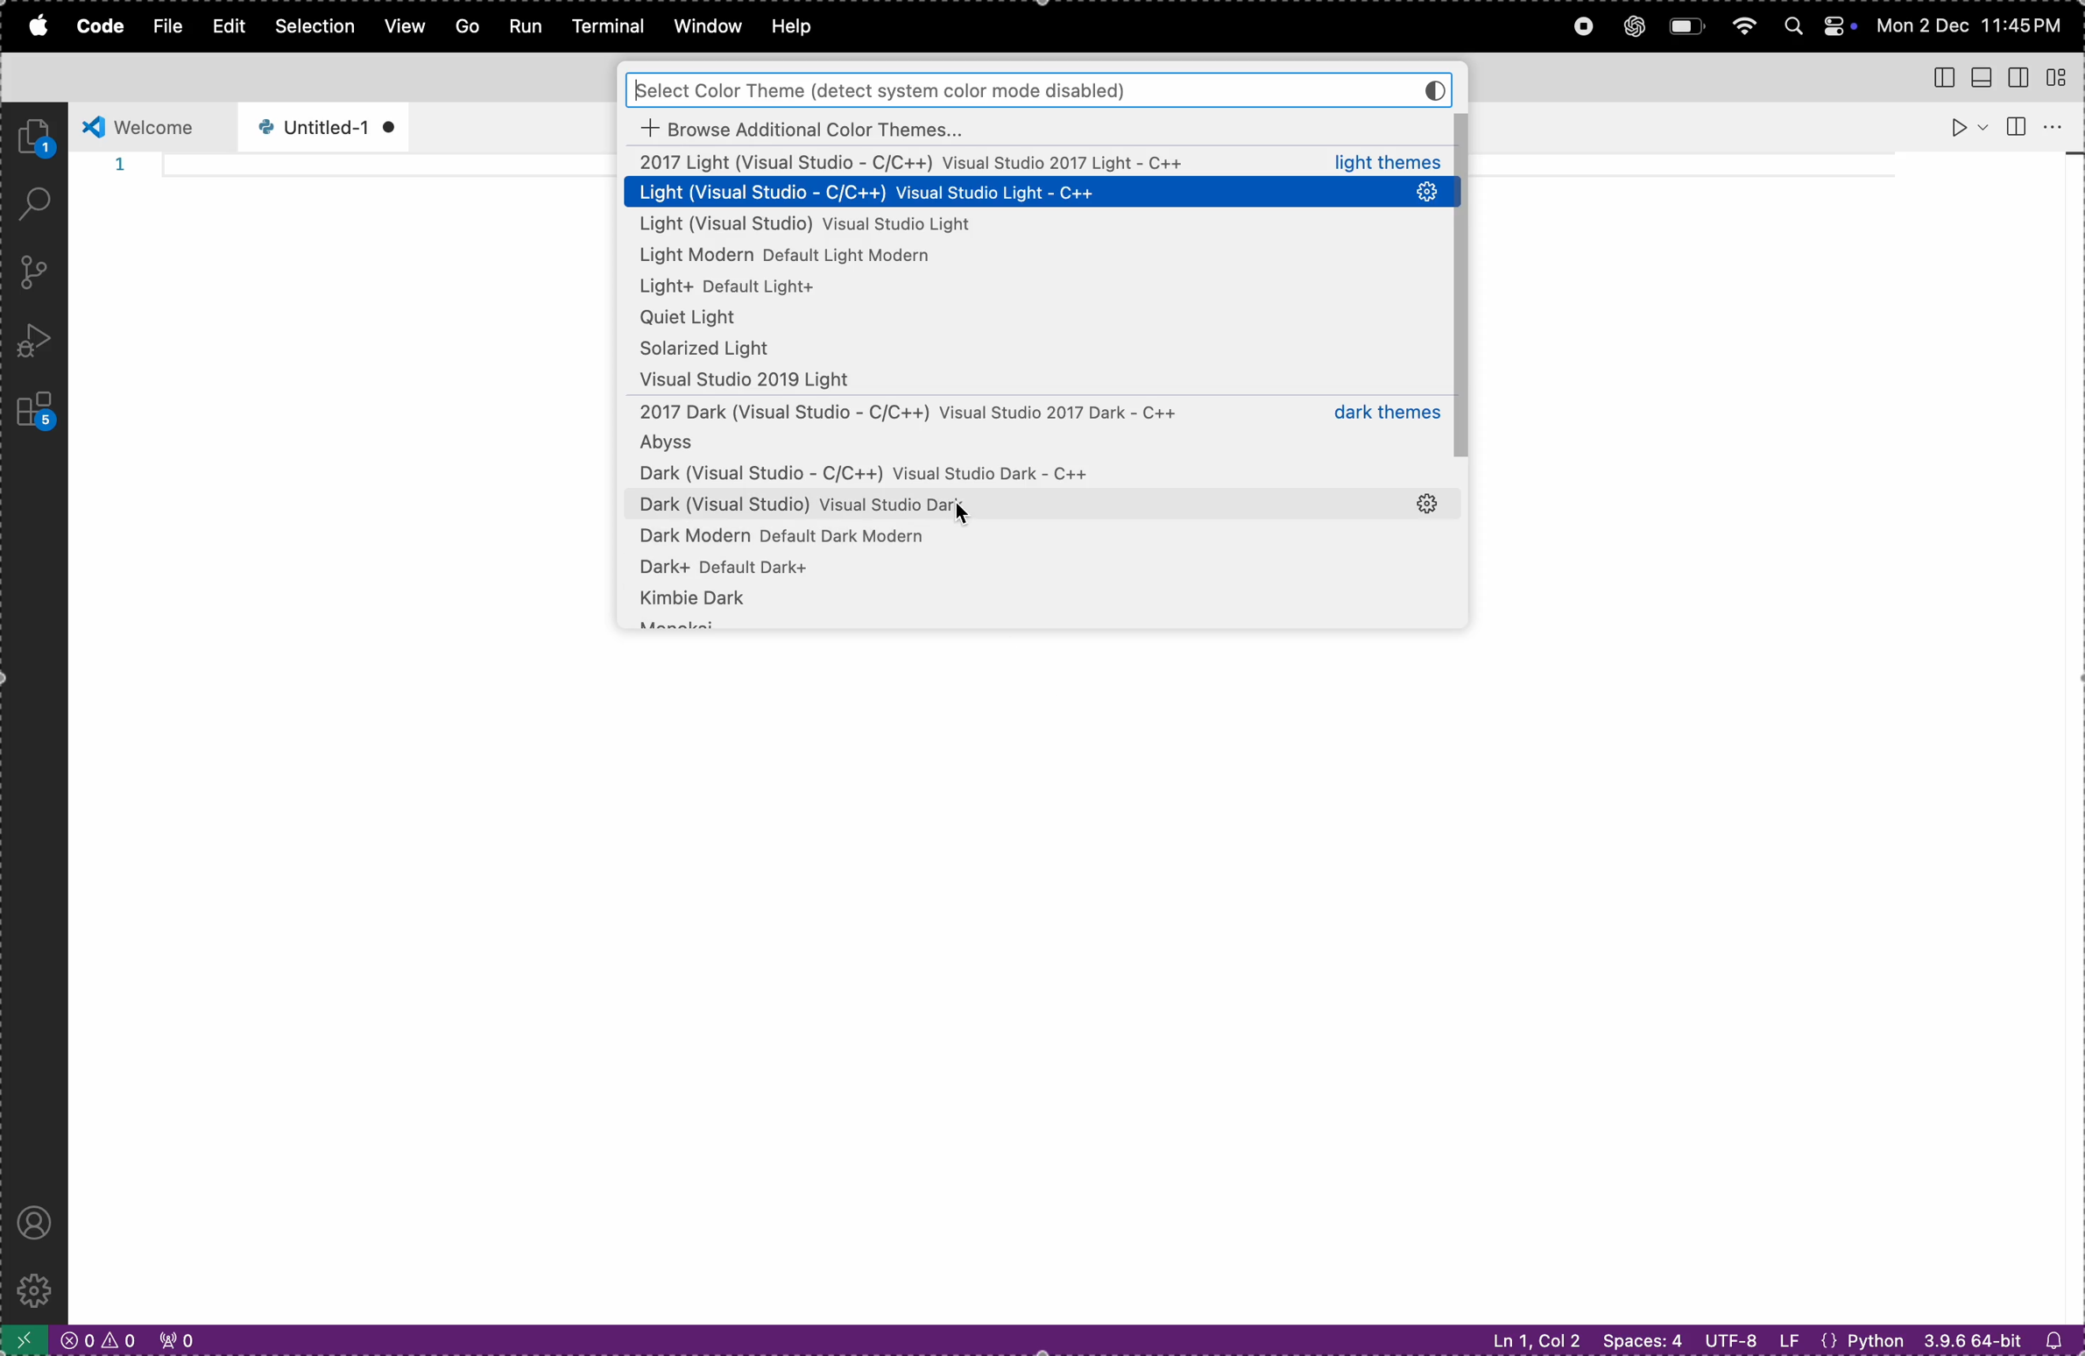 The height and width of the screenshot is (1356, 2085). What do you see at coordinates (1030, 539) in the screenshot?
I see `dark default modern` at bounding box center [1030, 539].